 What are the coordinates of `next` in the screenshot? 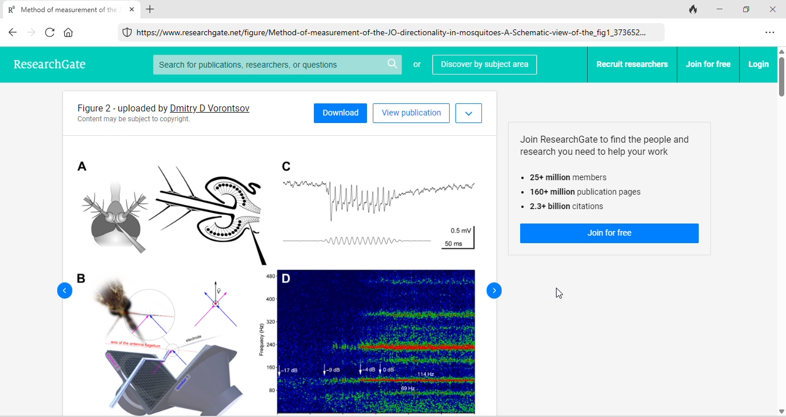 It's located at (495, 291).